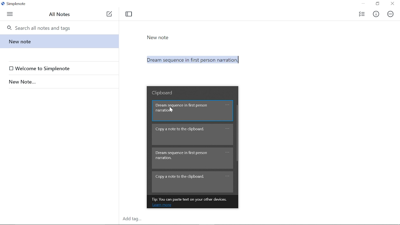  What do you see at coordinates (377, 4) in the screenshot?
I see `Restore down` at bounding box center [377, 4].